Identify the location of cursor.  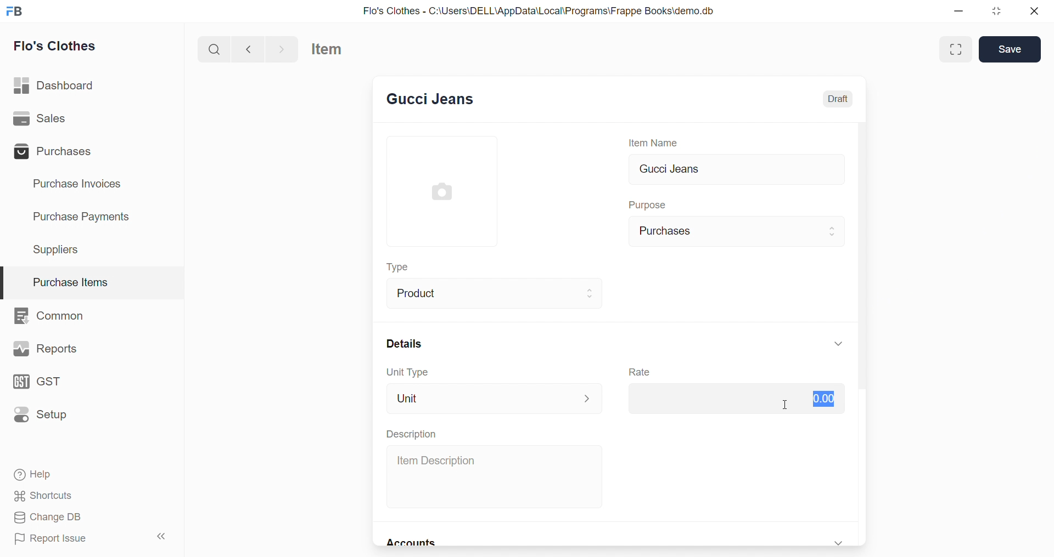
(787, 403).